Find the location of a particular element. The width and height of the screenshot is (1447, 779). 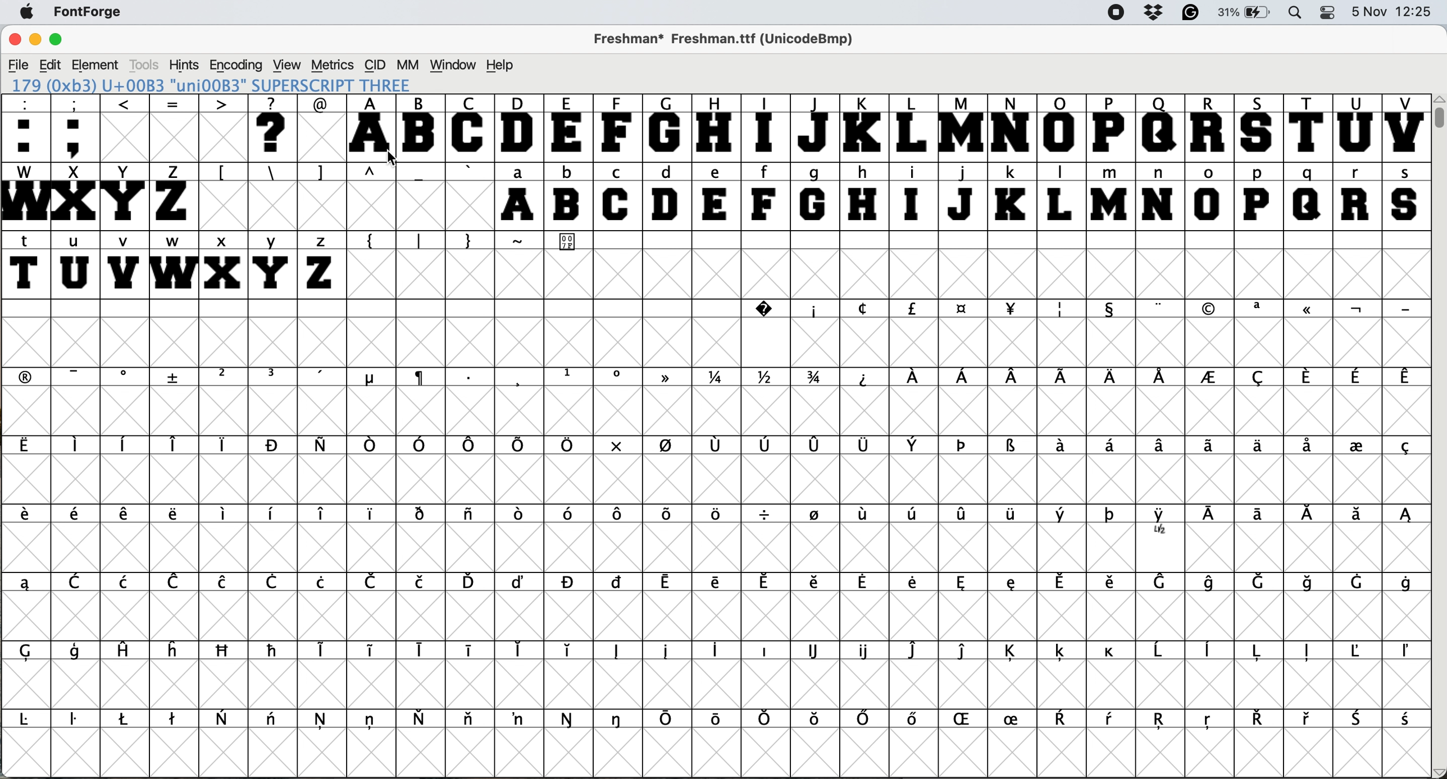

tools is located at coordinates (149, 63).